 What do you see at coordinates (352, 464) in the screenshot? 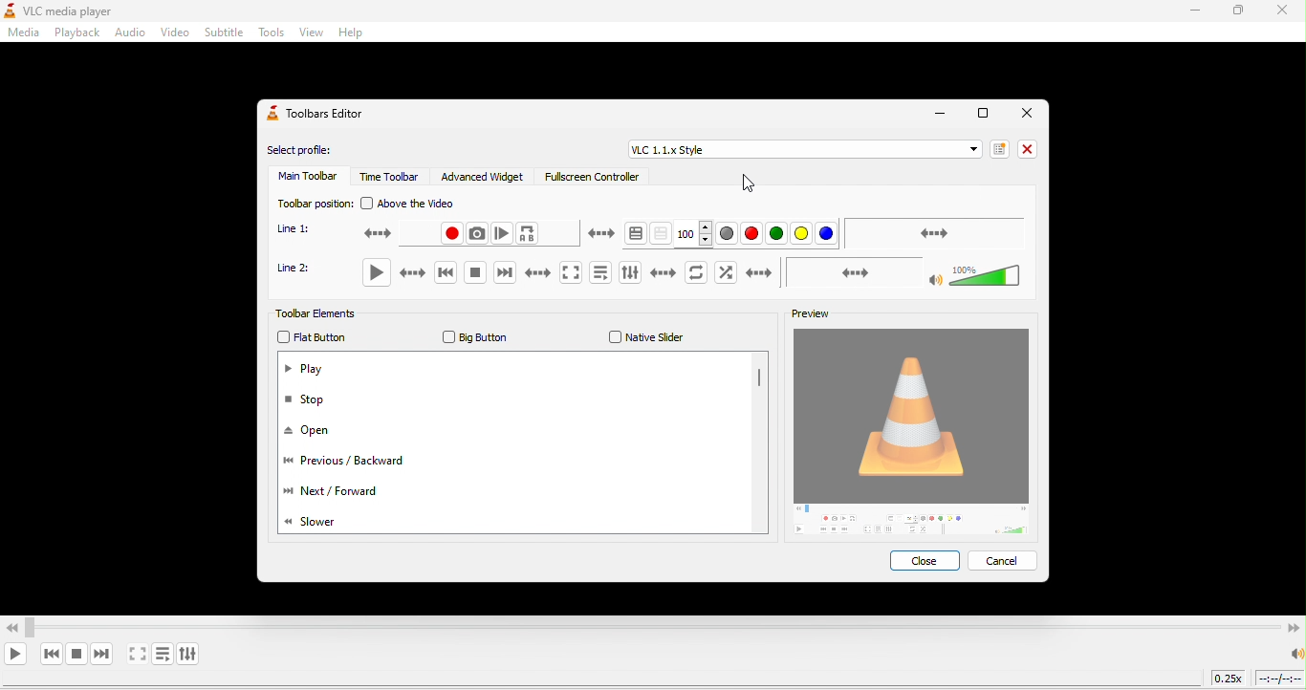
I see `previous/backward` at bounding box center [352, 464].